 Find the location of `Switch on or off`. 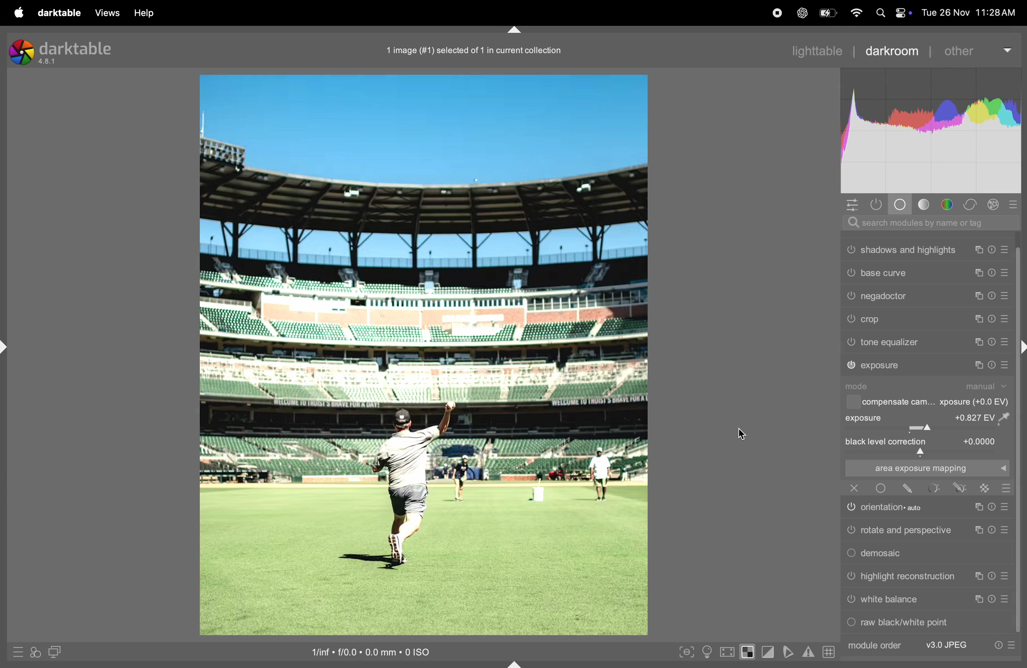

Switch on or off is located at coordinates (880, 488).